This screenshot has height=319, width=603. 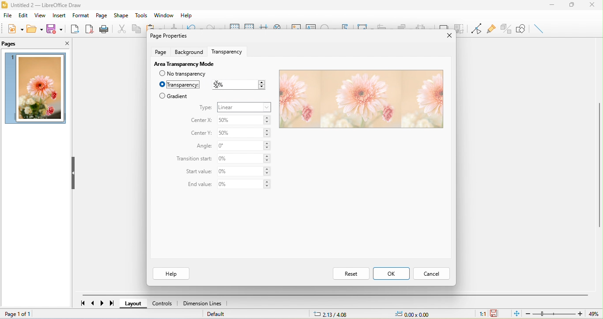 What do you see at coordinates (194, 159) in the screenshot?
I see `transition start` at bounding box center [194, 159].